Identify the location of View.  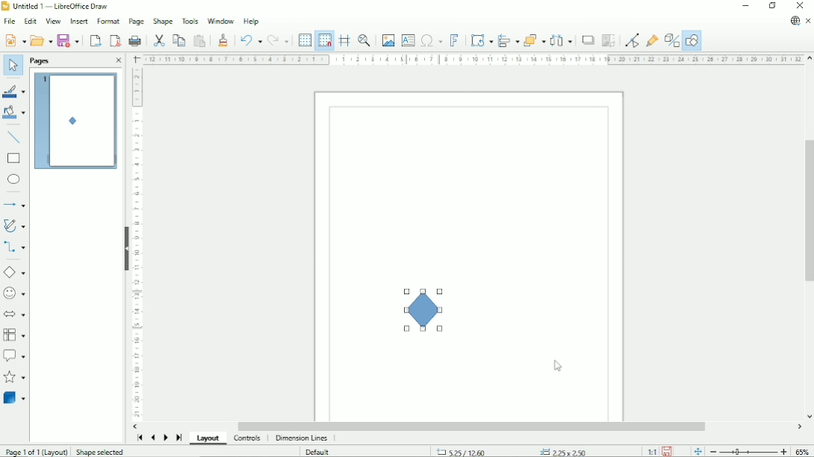
(54, 21).